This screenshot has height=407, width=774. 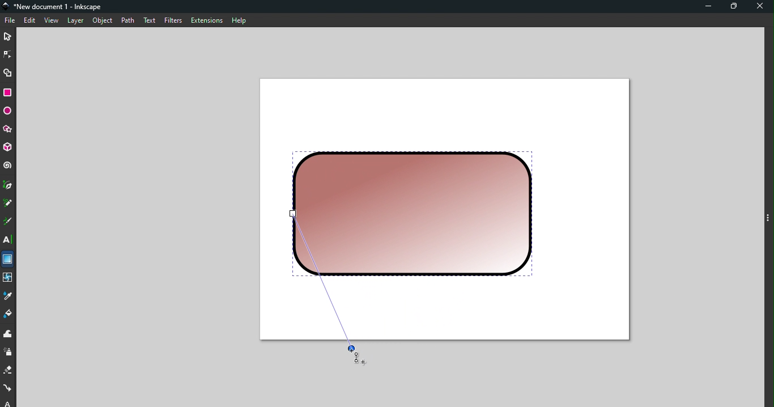 I want to click on File, so click(x=10, y=20).